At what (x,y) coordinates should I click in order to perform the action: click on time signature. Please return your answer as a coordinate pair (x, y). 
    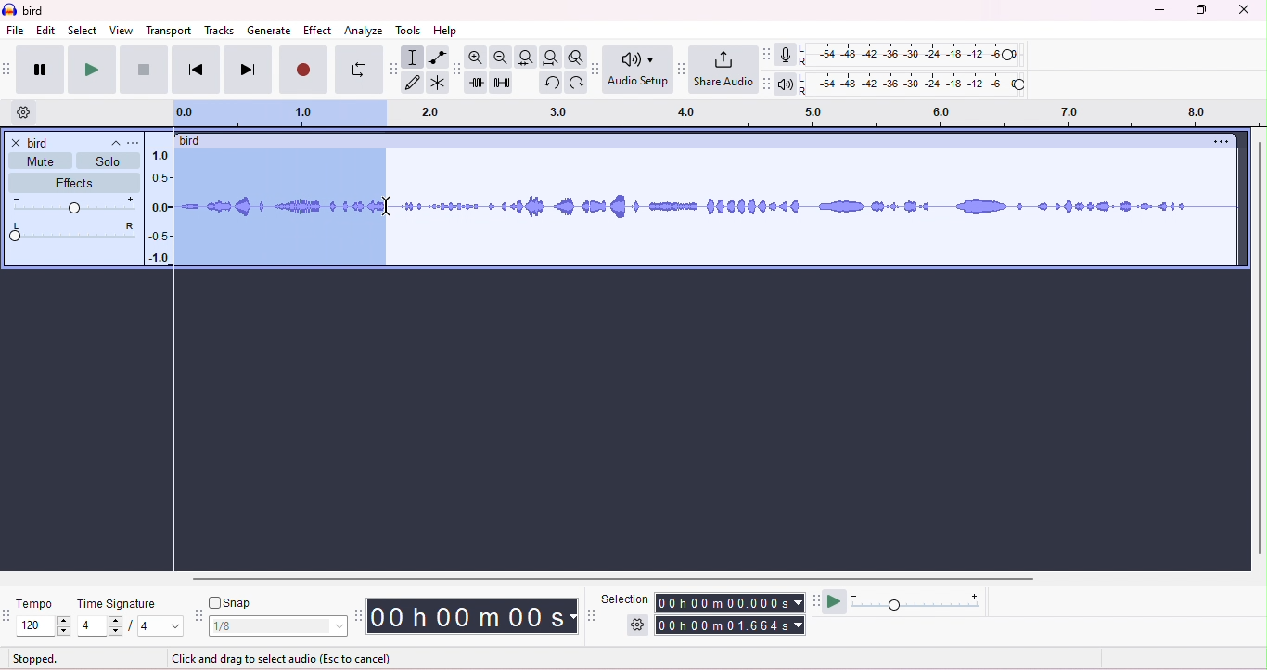
    Looking at the image, I should click on (120, 603).